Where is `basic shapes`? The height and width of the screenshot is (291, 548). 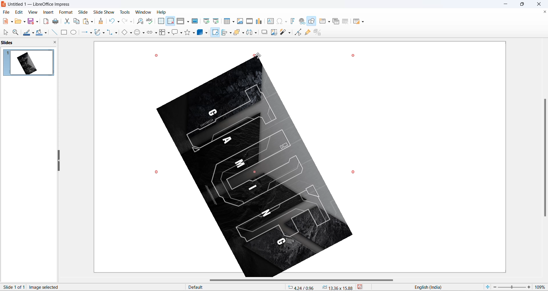 basic shapes is located at coordinates (123, 33).